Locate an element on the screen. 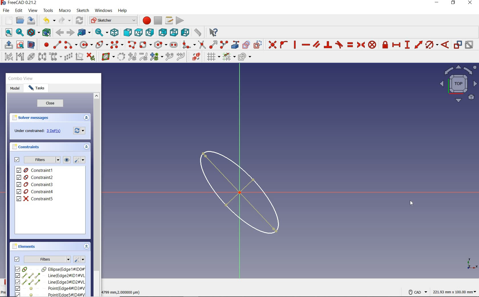  open is located at coordinates (20, 20).